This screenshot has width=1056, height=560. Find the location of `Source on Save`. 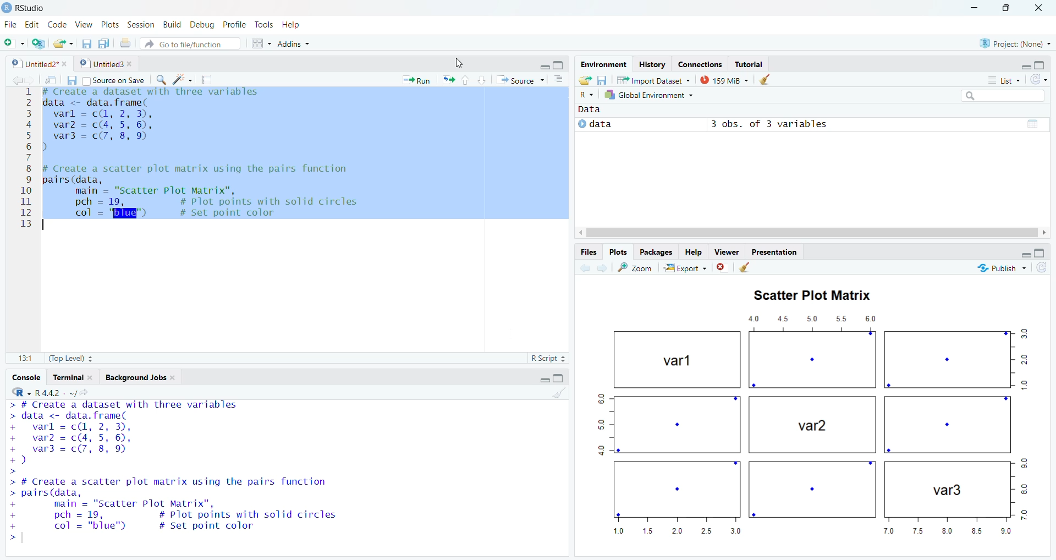

Source on Save is located at coordinates (116, 80).